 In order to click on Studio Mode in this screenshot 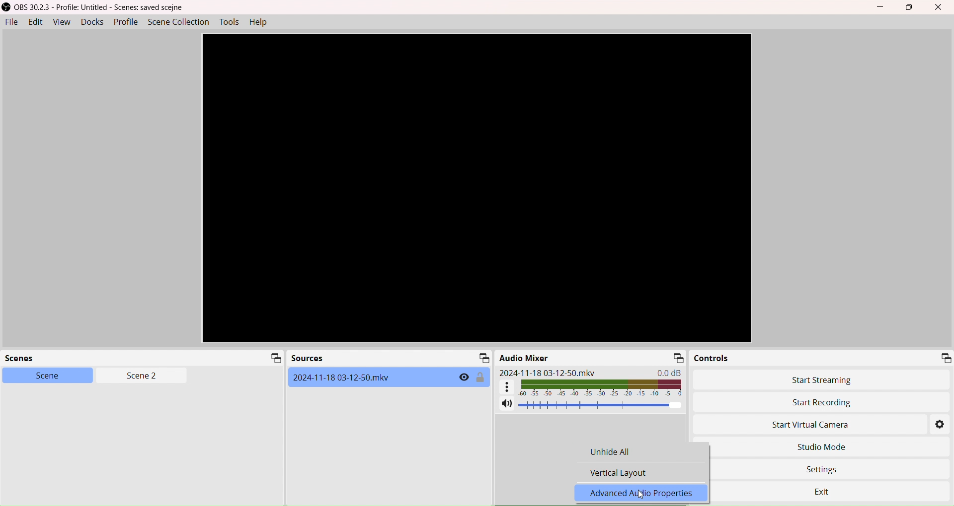, I will do `click(821, 447)`.